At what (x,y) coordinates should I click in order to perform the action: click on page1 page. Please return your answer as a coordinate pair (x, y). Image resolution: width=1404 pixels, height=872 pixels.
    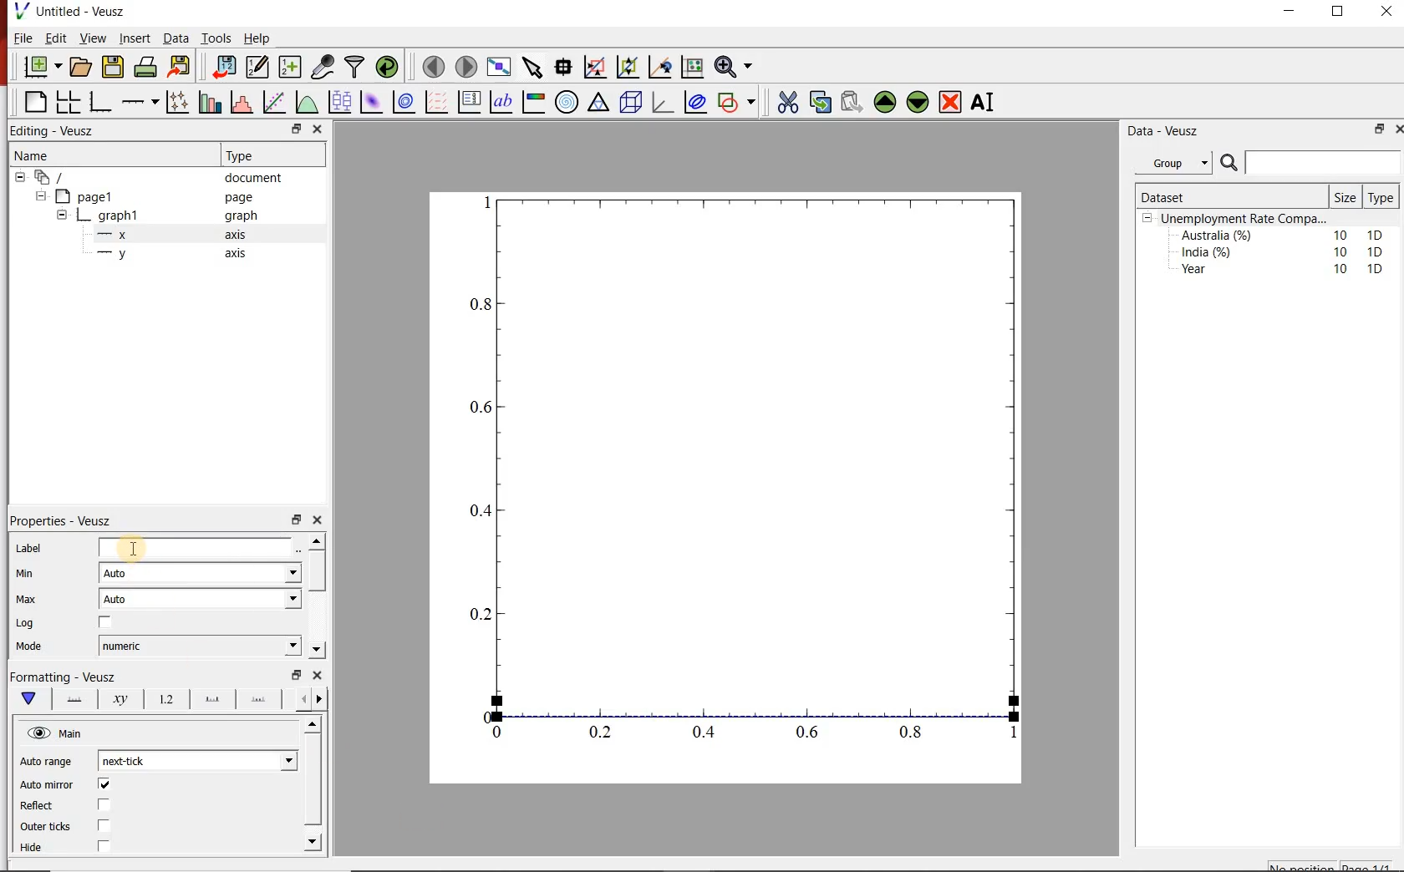
    Looking at the image, I should click on (160, 196).